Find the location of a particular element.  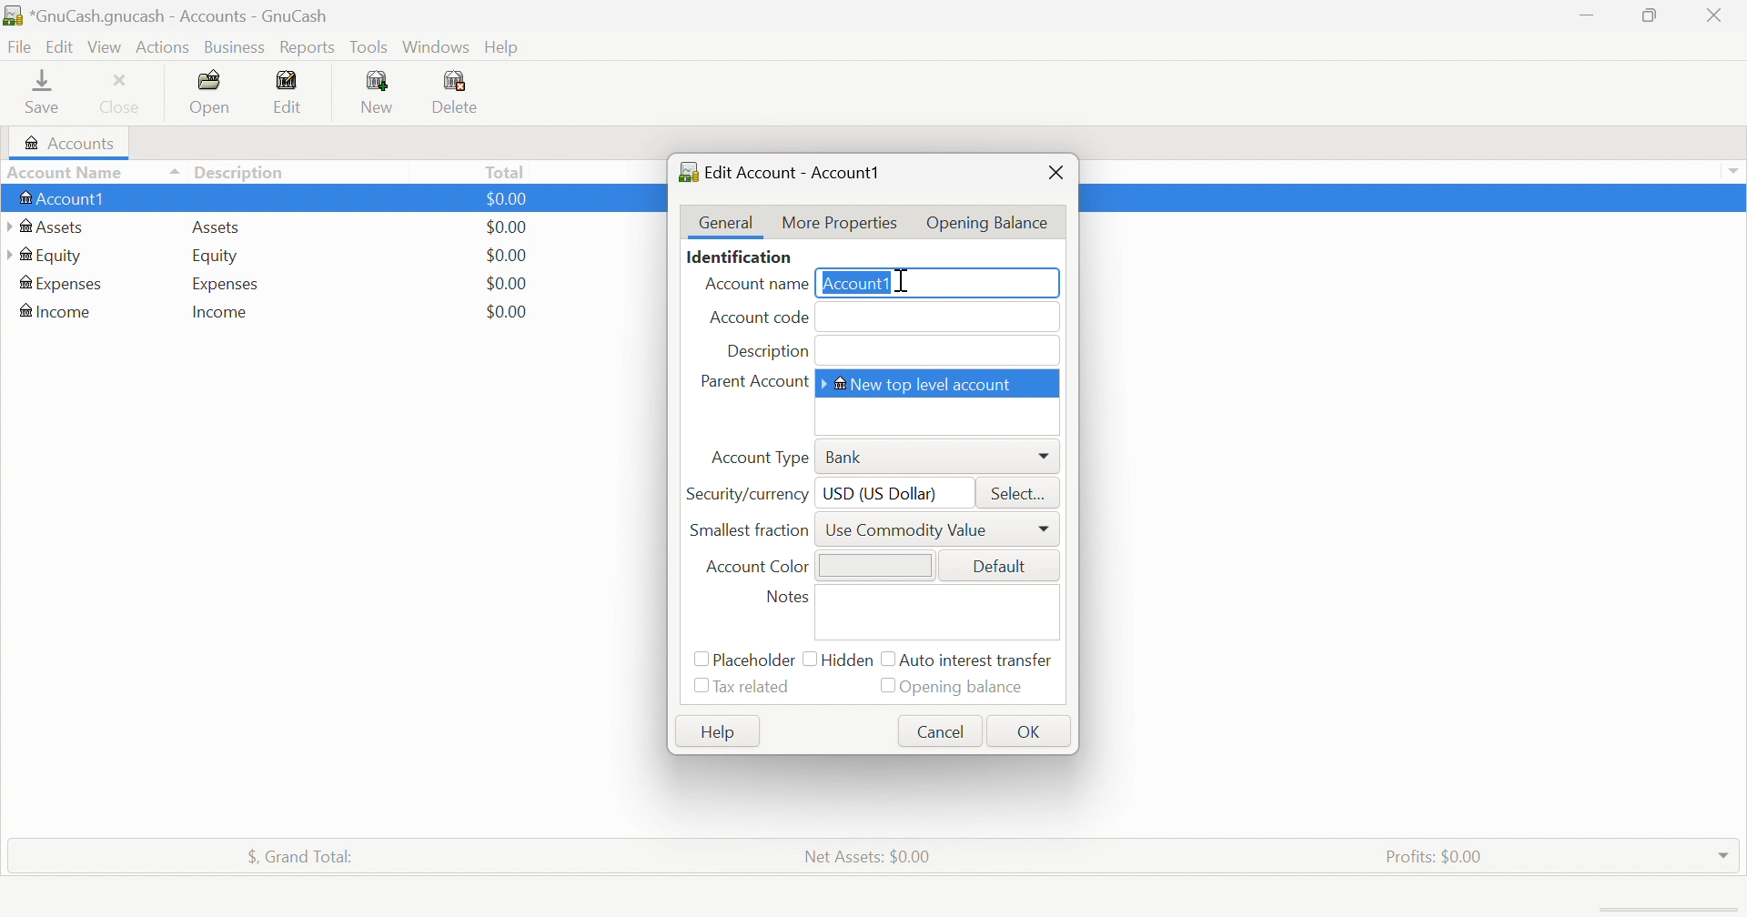

Opening balance is located at coordinates (951, 686).